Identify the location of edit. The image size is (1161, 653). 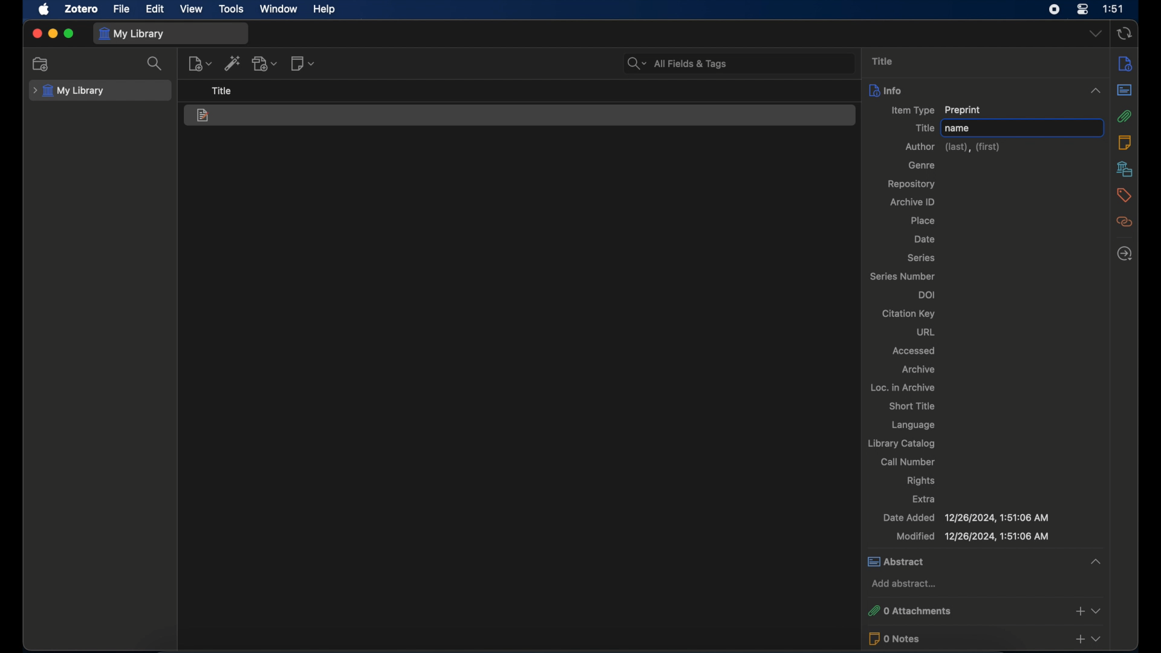
(156, 10).